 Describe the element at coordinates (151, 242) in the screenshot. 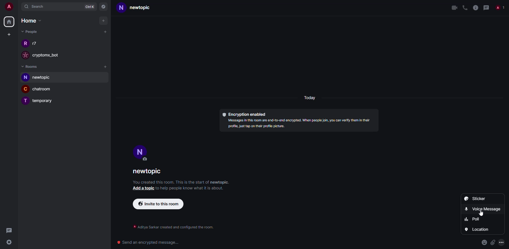

I see `Send an encrypted message...` at that location.